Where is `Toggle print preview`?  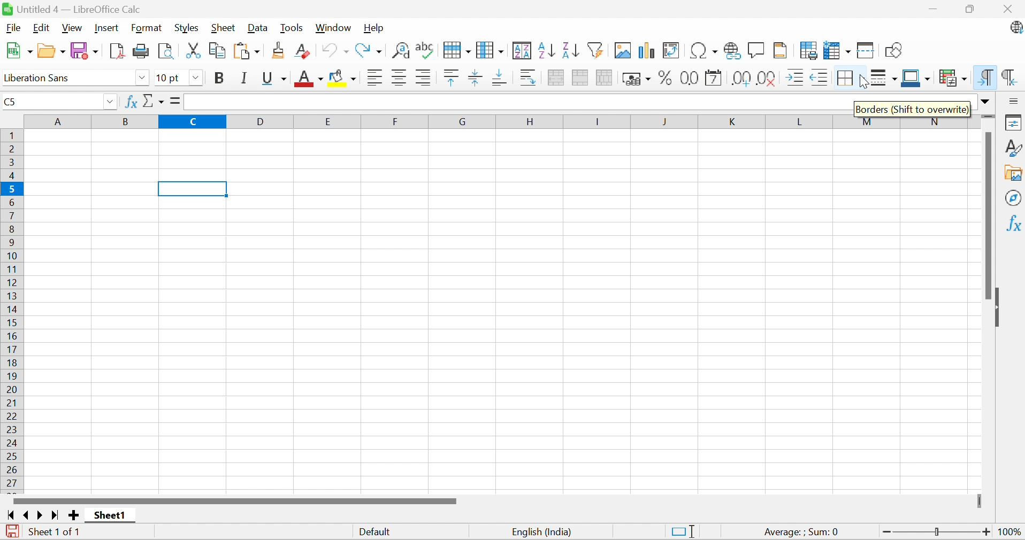
Toggle print preview is located at coordinates (166, 52).